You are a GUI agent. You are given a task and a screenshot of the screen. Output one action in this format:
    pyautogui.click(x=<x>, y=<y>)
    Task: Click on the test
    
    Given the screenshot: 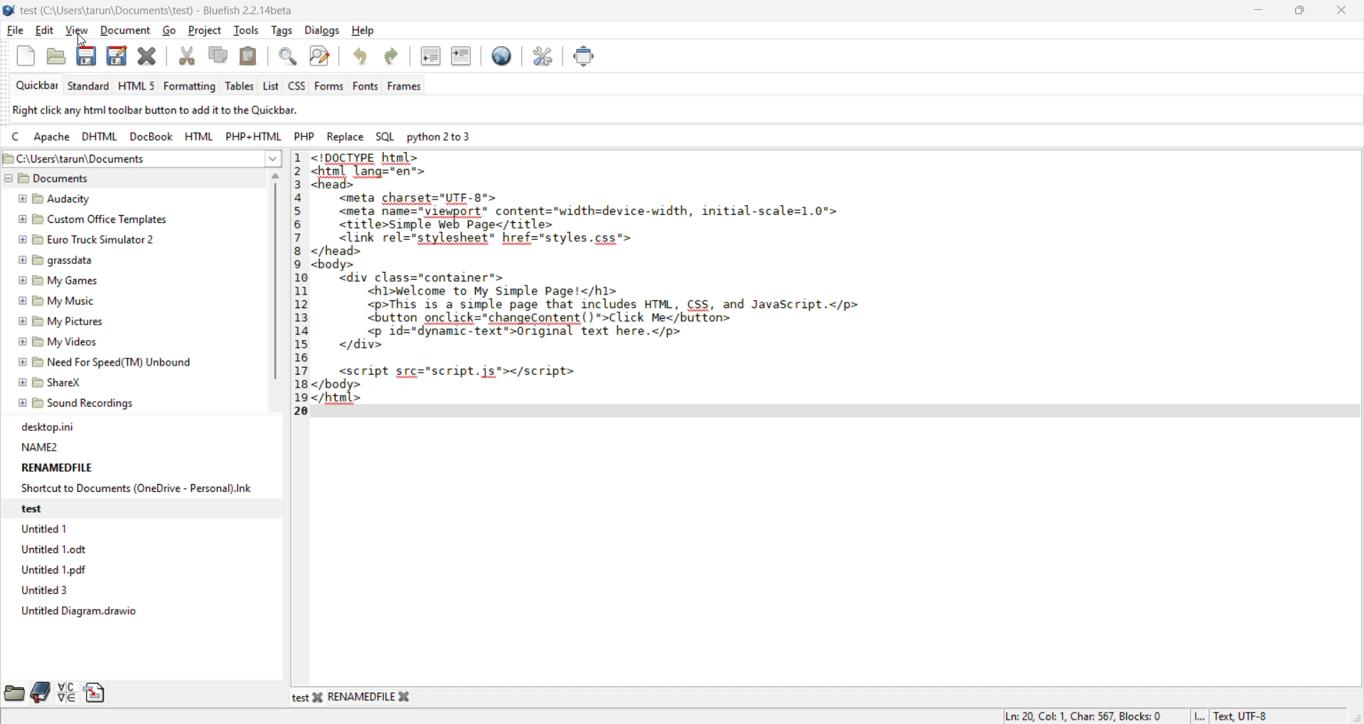 What is the action you would take?
    pyautogui.click(x=41, y=508)
    